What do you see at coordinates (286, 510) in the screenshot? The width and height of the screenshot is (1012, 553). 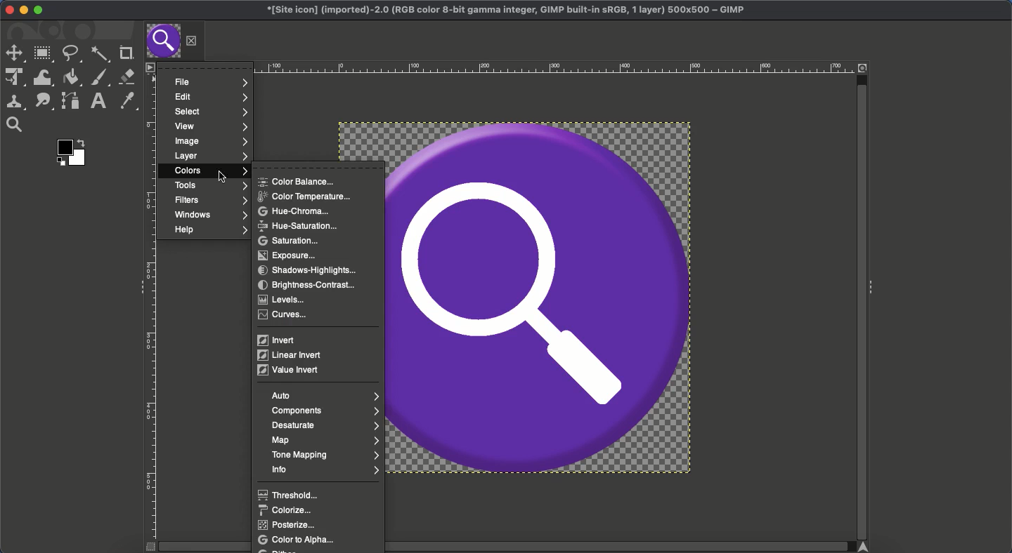 I see `Colorize` at bounding box center [286, 510].